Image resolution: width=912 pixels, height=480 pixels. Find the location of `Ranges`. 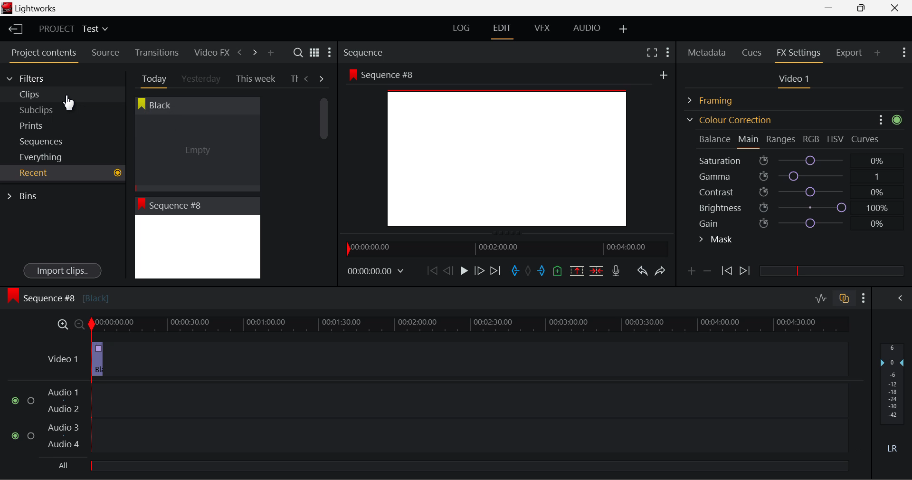

Ranges is located at coordinates (781, 140).